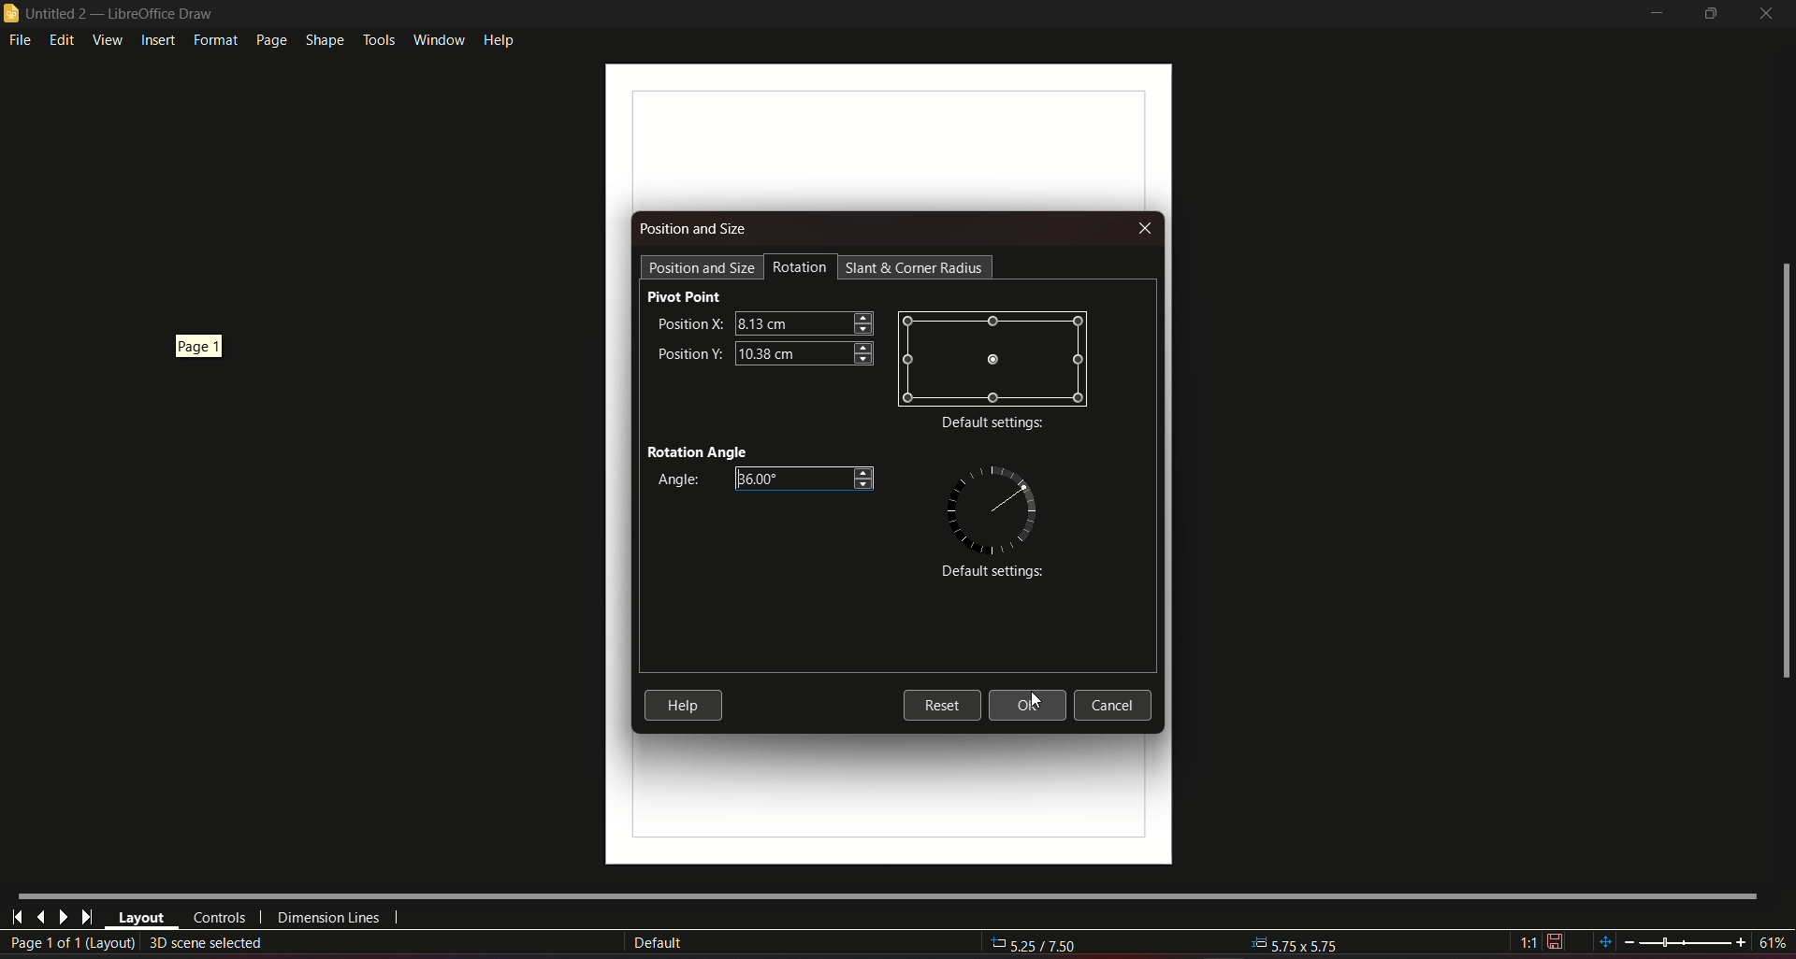 The image size is (1796, 959). What do you see at coordinates (804, 322) in the screenshot?
I see `textbox` at bounding box center [804, 322].